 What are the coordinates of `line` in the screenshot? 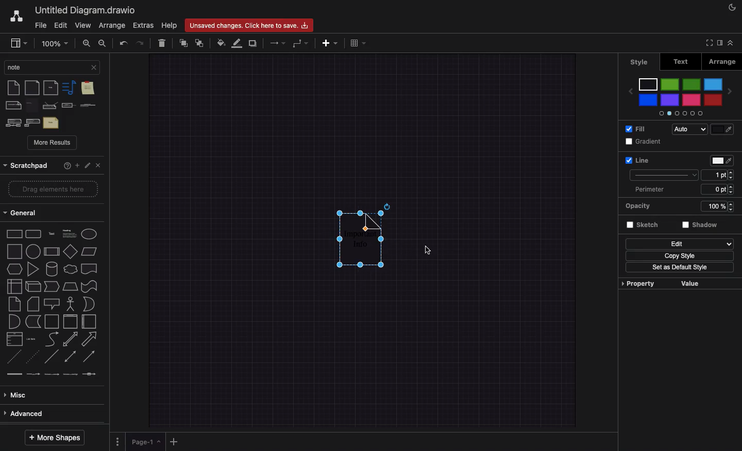 It's located at (52, 359).